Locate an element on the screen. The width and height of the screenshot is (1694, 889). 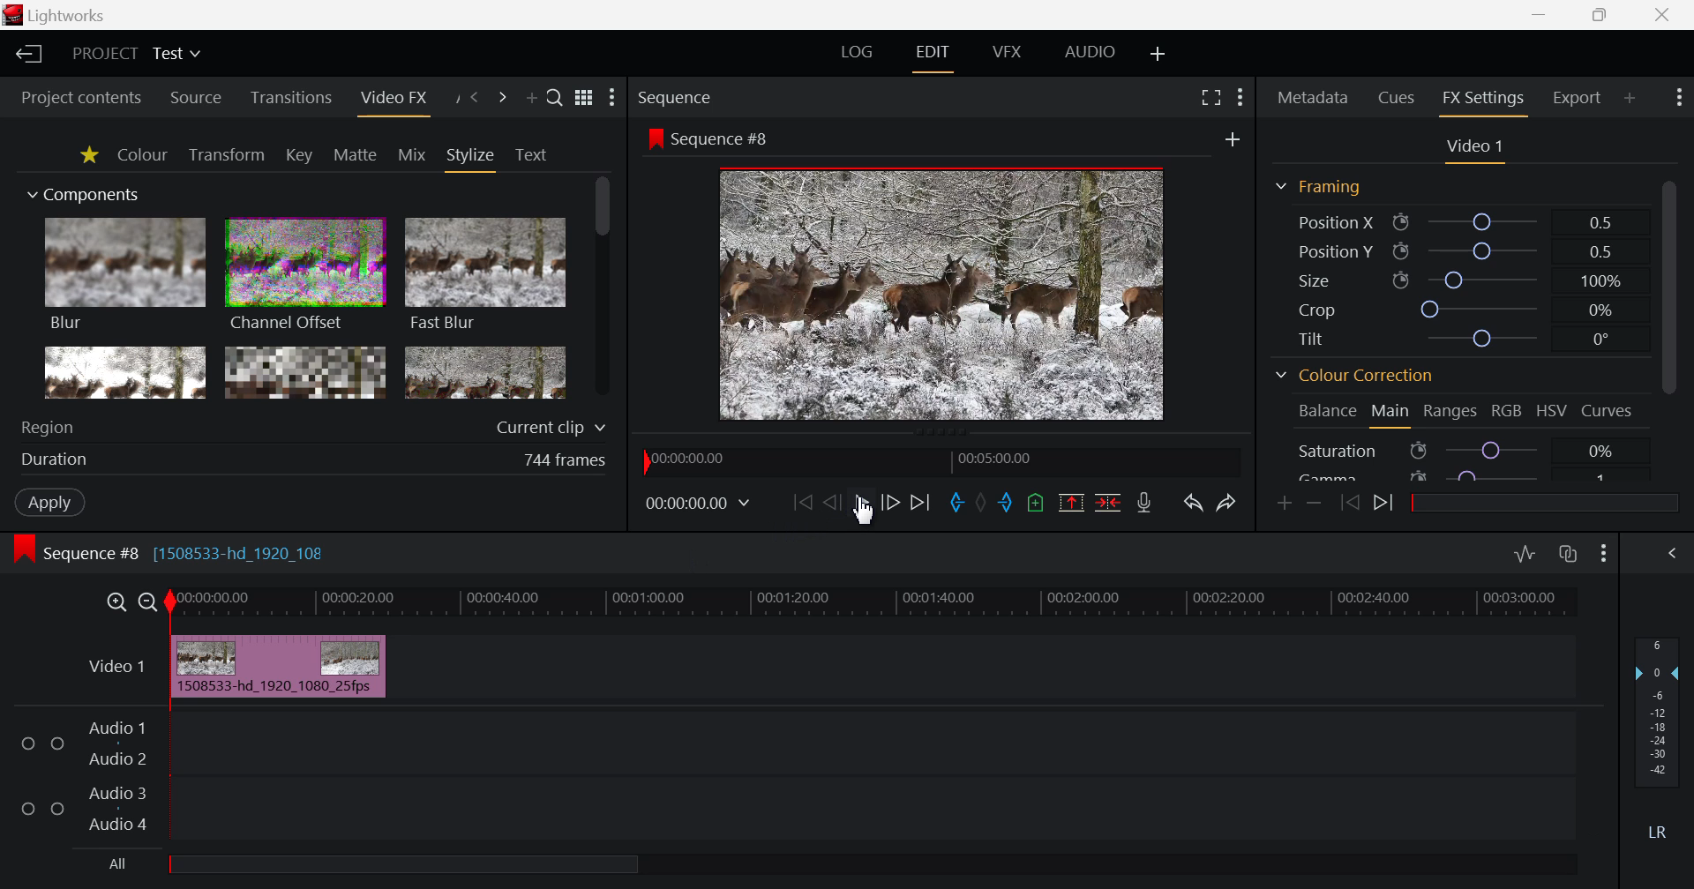
EDIT Layout is located at coordinates (931, 56).